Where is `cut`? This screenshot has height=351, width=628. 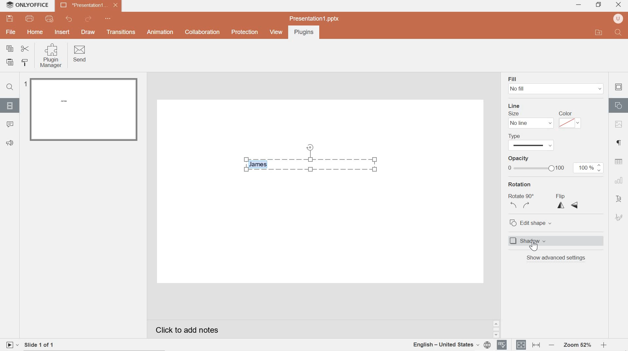 cut is located at coordinates (25, 48).